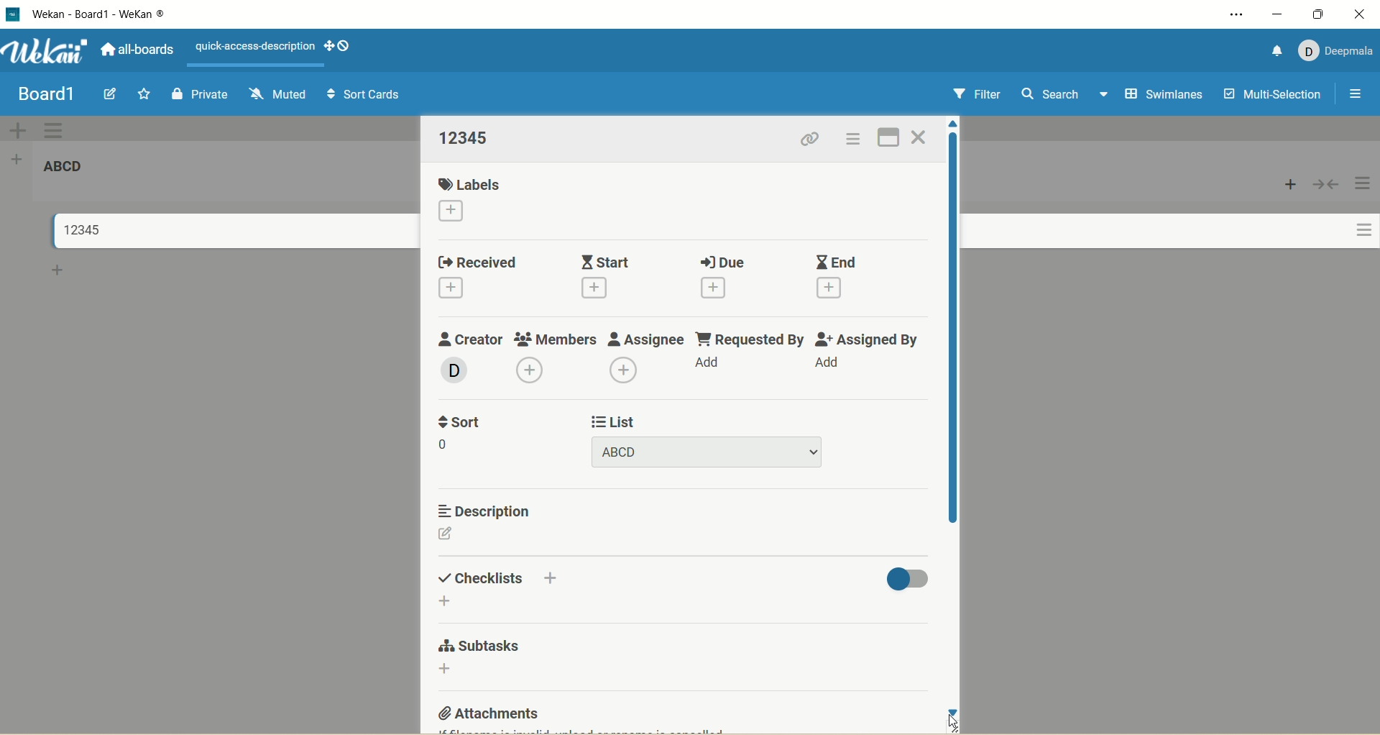 The height and width of the screenshot is (735, 1380). I want to click on list, so click(614, 421).